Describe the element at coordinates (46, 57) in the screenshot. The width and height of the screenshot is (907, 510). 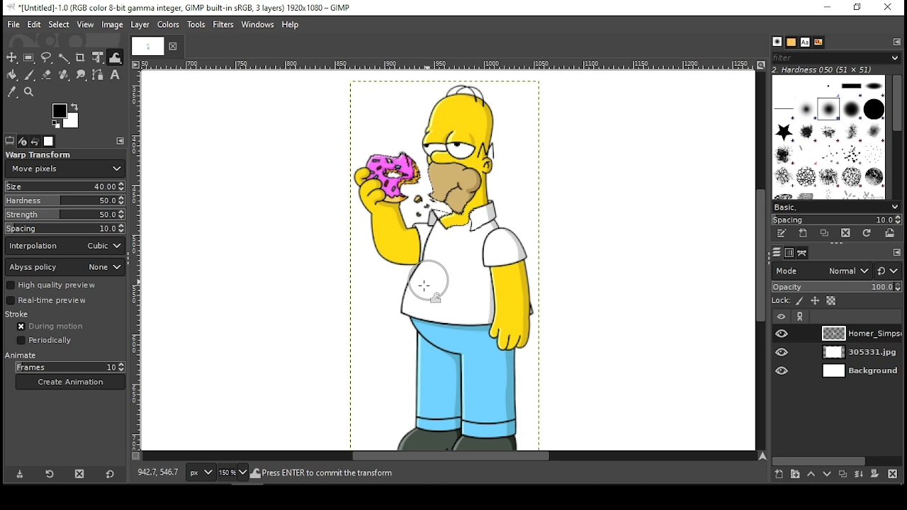
I see `freehand select tool` at that location.